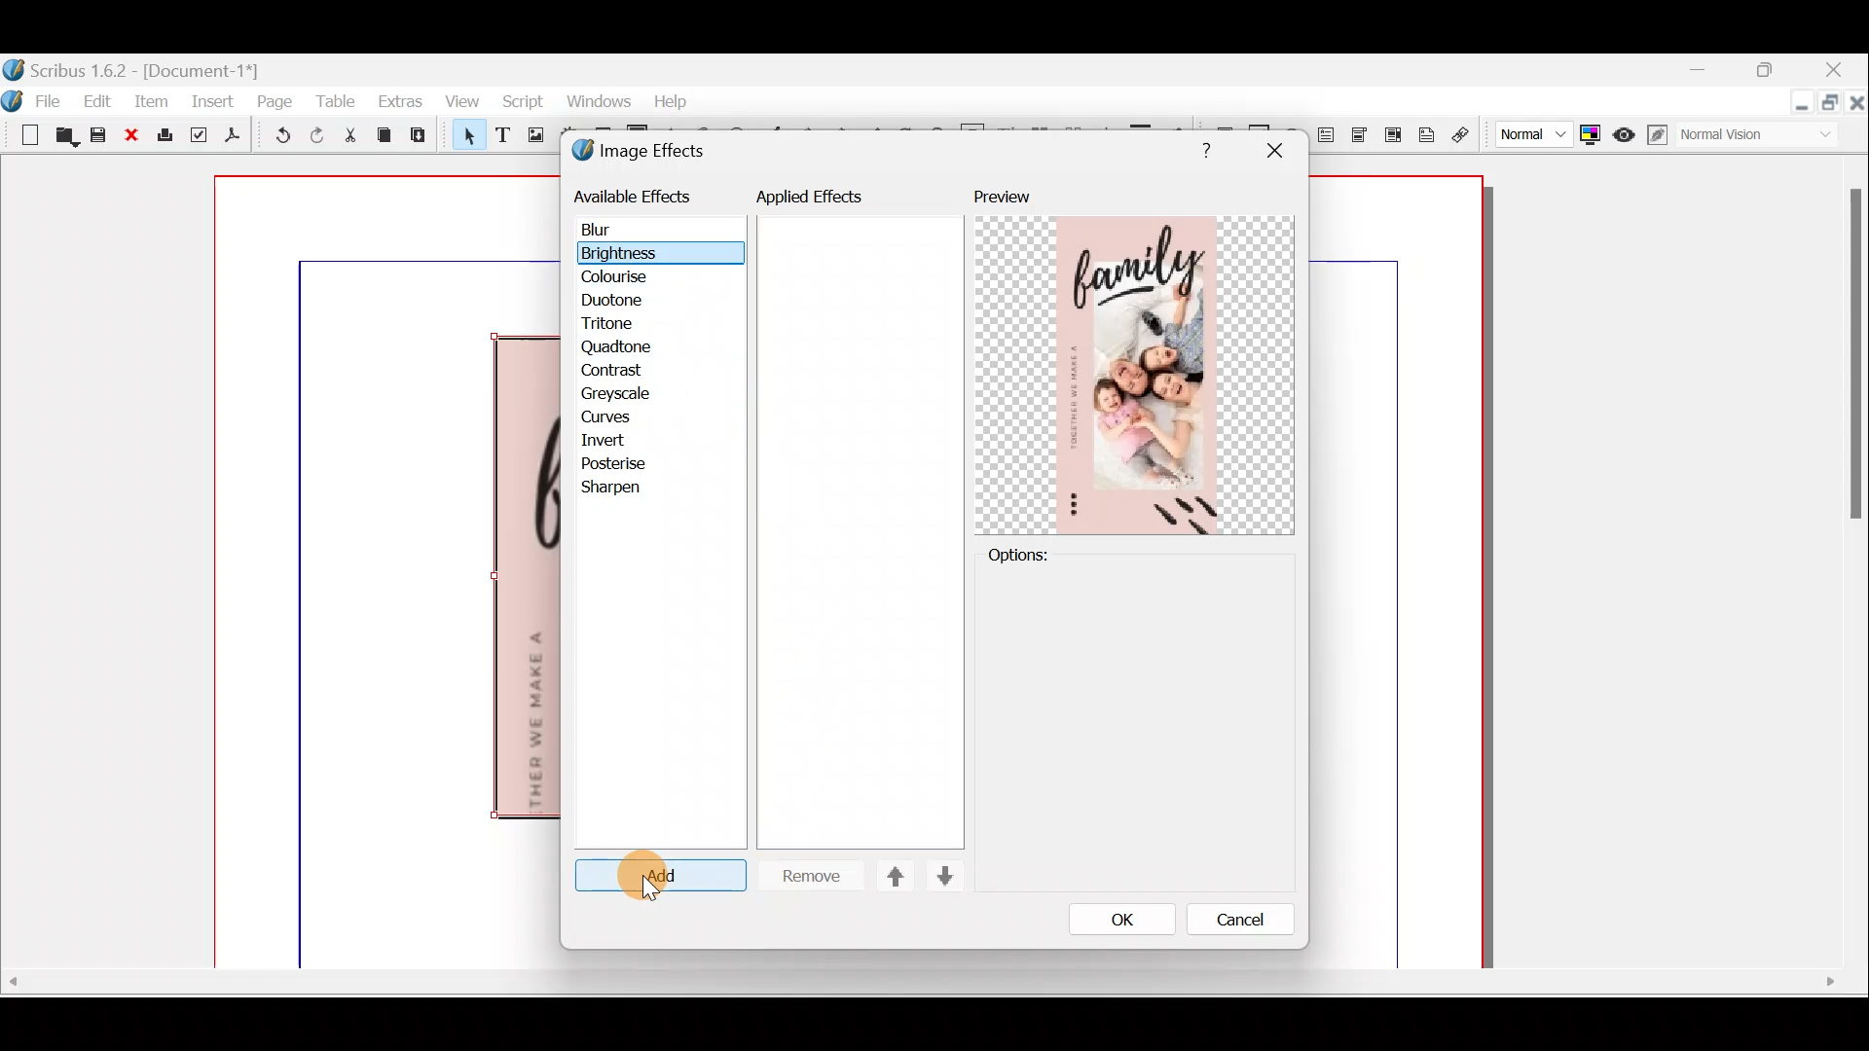  Describe the element at coordinates (233, 135) in the screenshot. I see `Save as PDF` at that location.